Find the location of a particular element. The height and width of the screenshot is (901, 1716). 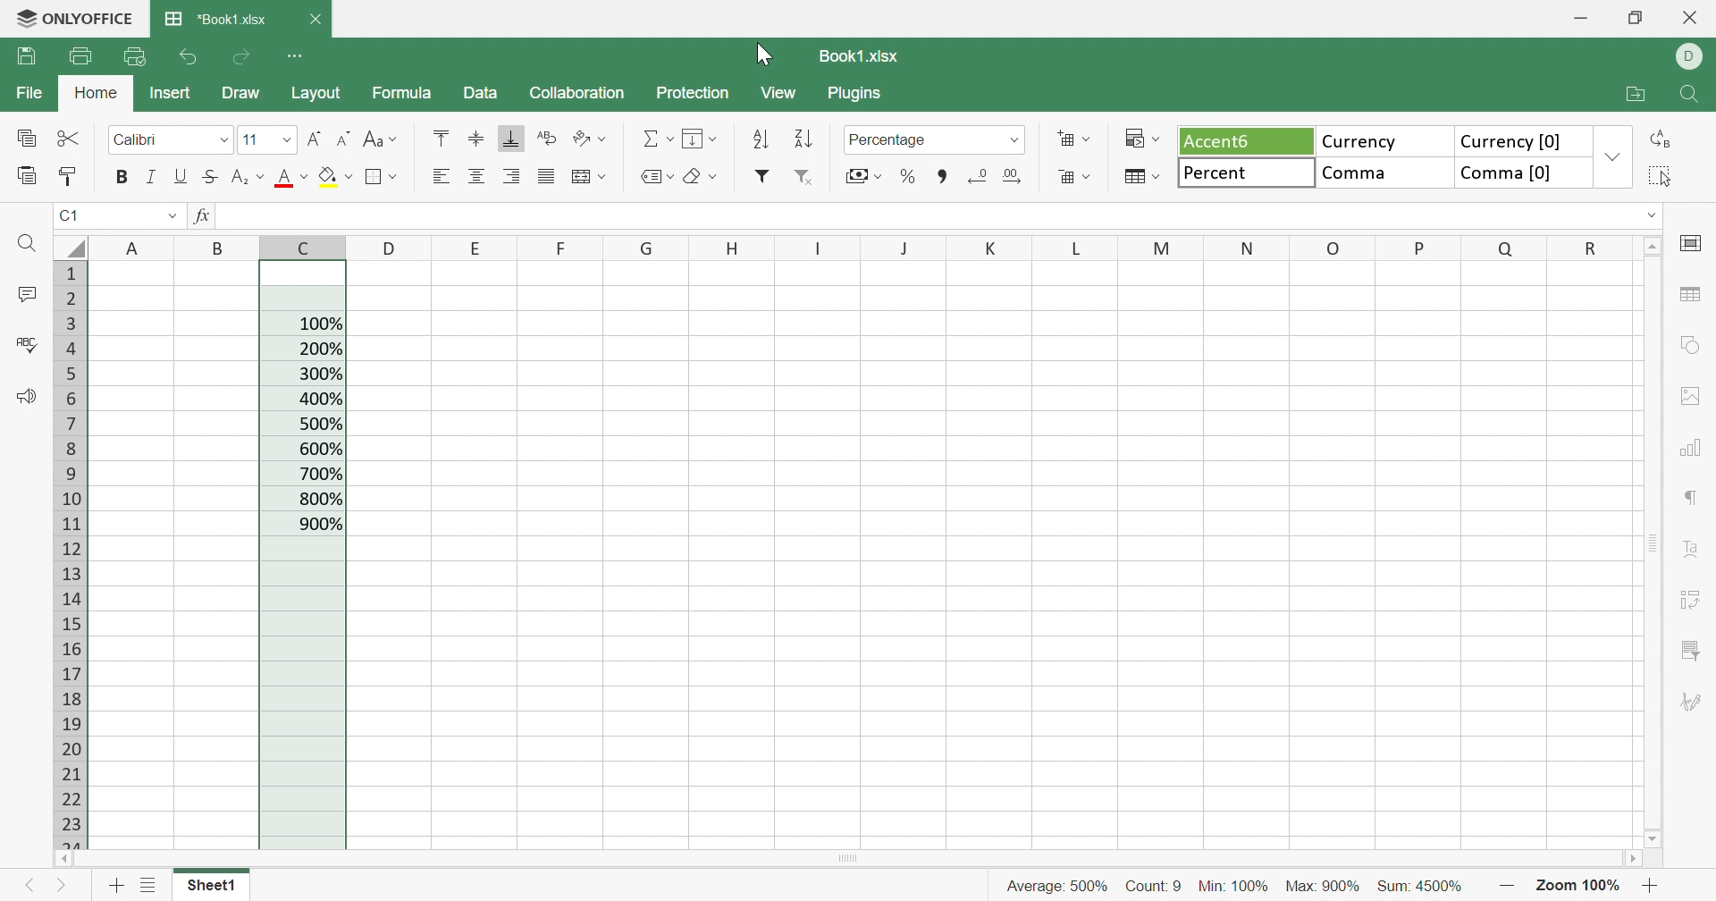

Redo is located at coordinates (244, 56).